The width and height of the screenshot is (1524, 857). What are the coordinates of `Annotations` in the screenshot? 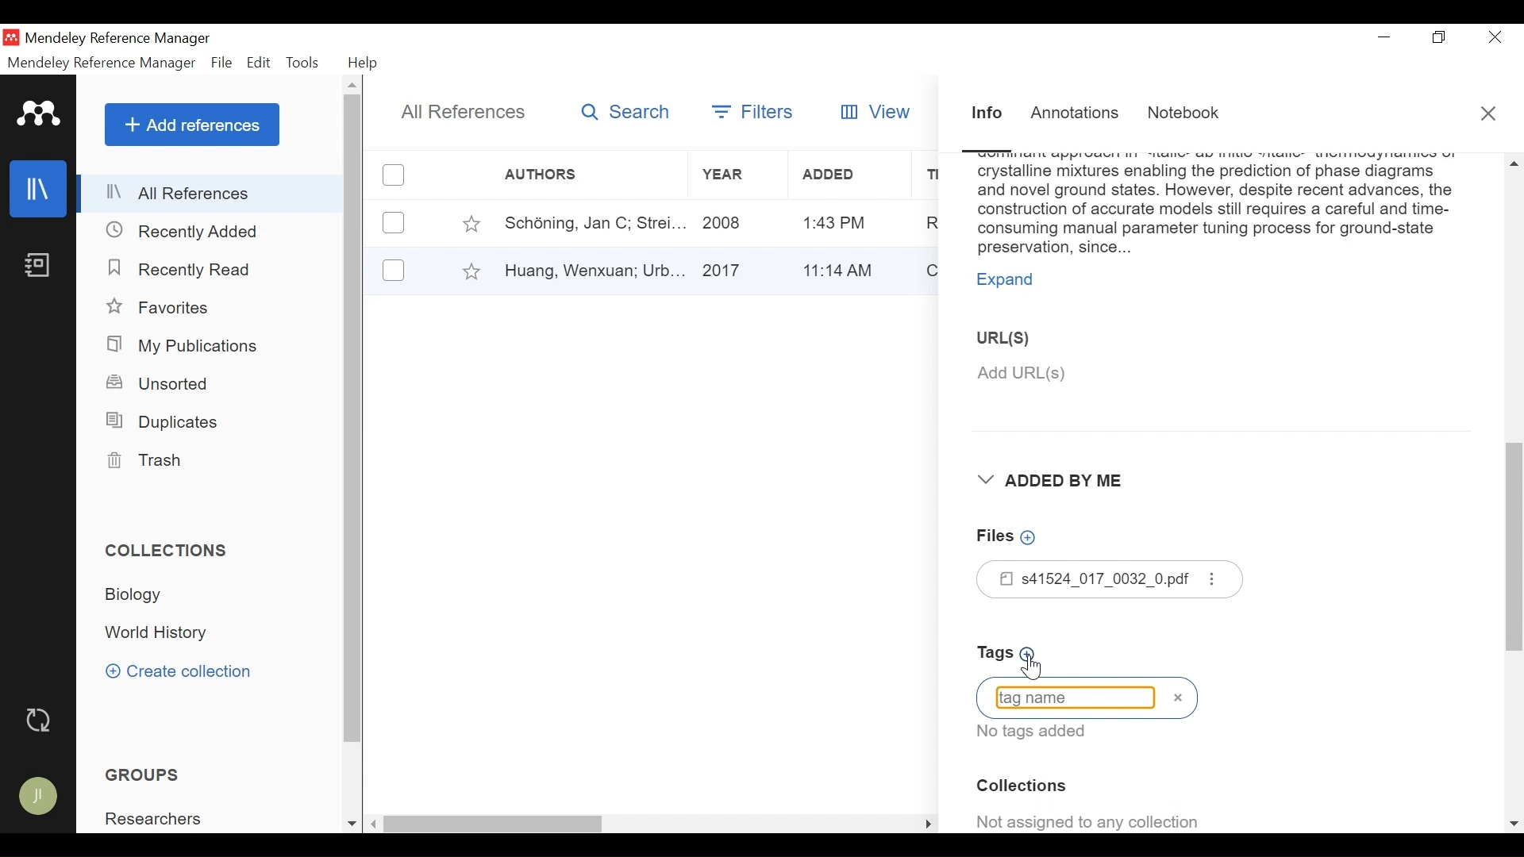 It's located at (1076, 115).